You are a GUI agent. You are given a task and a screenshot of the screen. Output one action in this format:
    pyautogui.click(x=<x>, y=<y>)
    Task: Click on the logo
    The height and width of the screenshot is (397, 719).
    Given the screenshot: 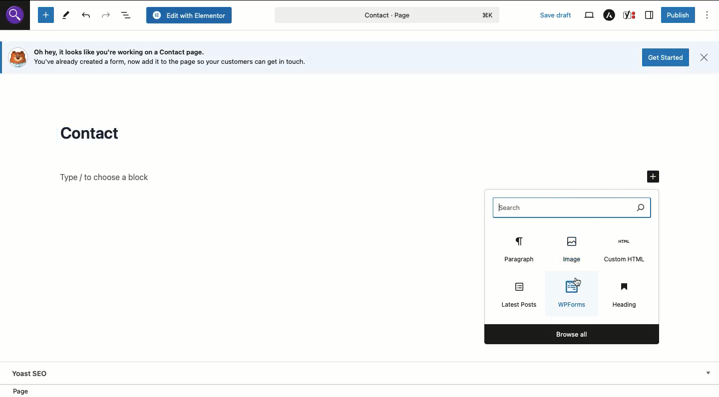 What is the action you would take?
    pyautogui.click(x=16, y=57)
    